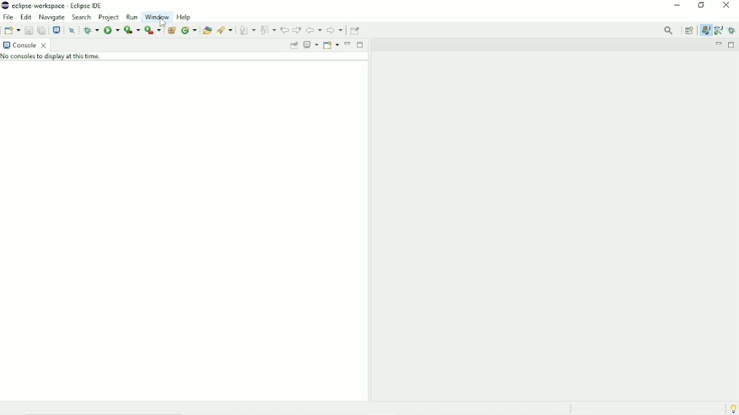 The width and height of the screenshot is (739, 415). Describe the element at coordinates (56, 29) in the screenshot. I see `Open a terminal` at that location.